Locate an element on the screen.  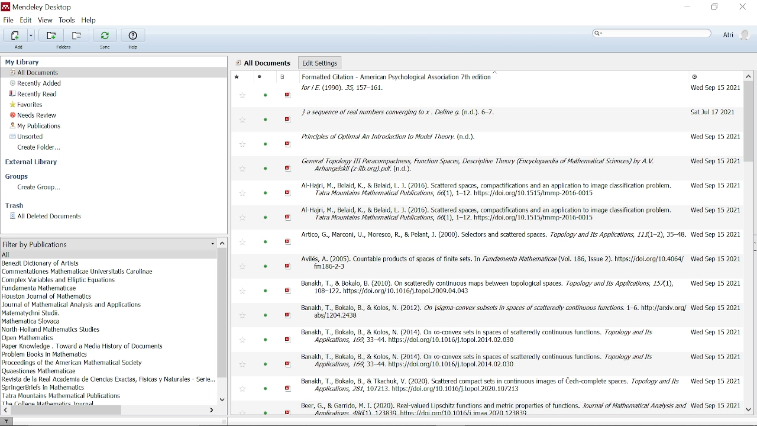
Help is located at coordinates (132, 34).